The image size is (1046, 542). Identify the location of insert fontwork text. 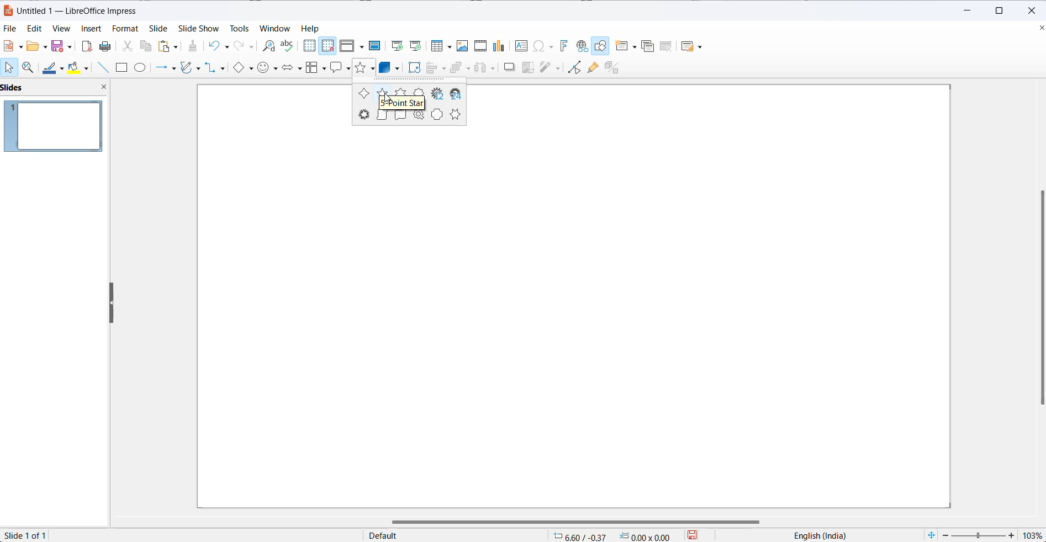
(562, 46).